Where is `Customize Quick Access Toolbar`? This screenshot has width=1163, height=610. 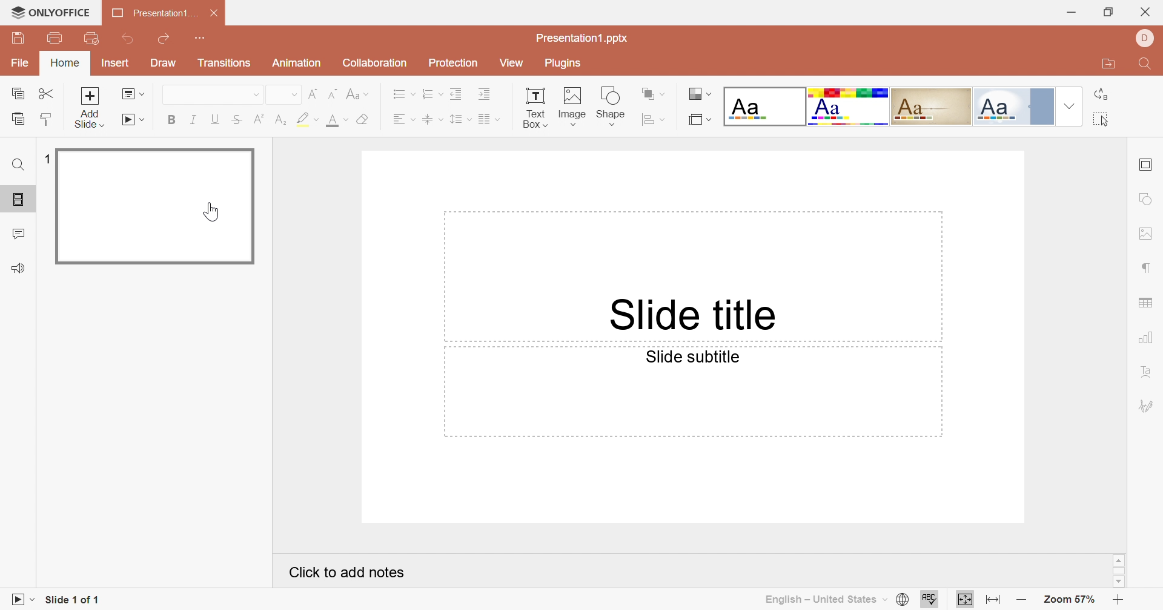
Customize Quick Access Toolbar is located at coordinates (199, 39).